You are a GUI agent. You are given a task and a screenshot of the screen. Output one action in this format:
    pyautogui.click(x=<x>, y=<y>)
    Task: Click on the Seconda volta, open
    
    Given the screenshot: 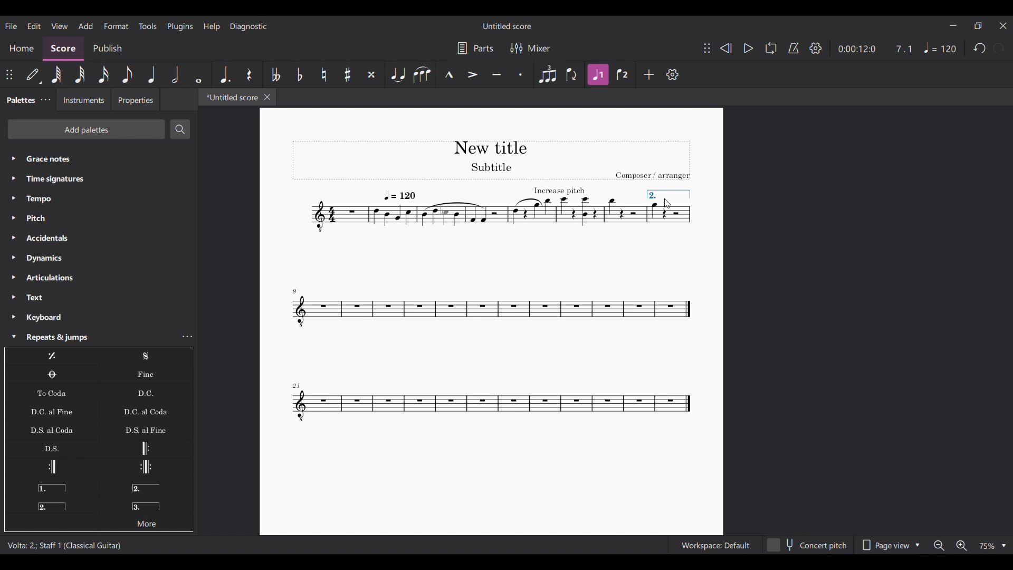 What is the action you would take?
    pyautogui.click(x=146, y=486)
    